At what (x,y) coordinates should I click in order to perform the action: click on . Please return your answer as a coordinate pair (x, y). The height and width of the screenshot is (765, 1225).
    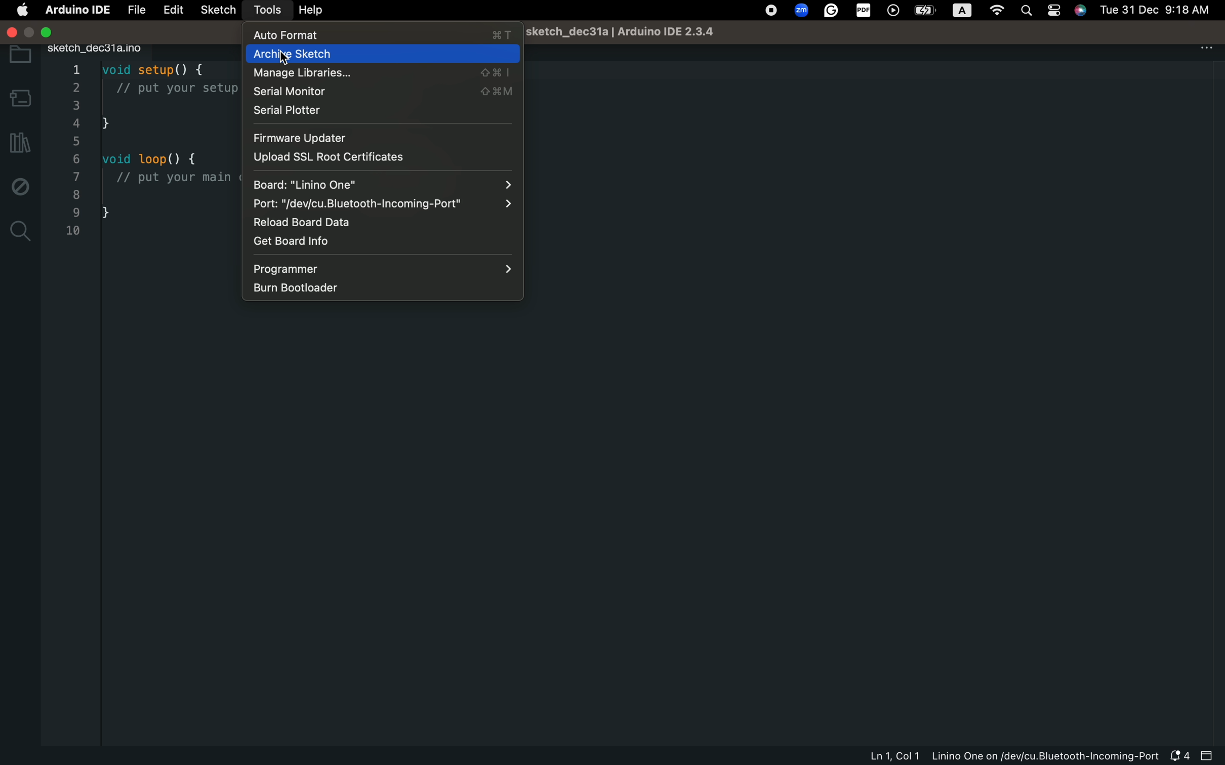
    Looking at the image, I should click on (381, 32).